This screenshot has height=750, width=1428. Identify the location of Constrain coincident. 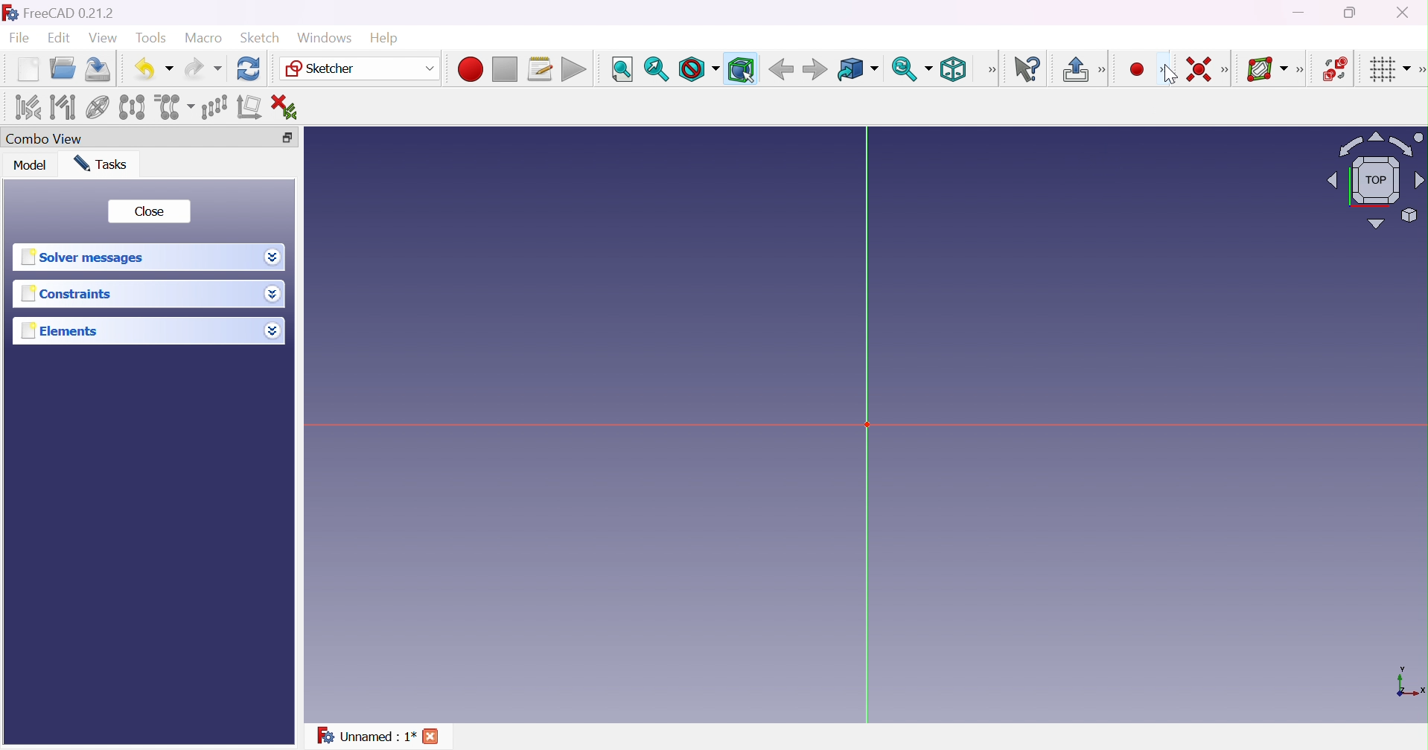
(1196, 68).